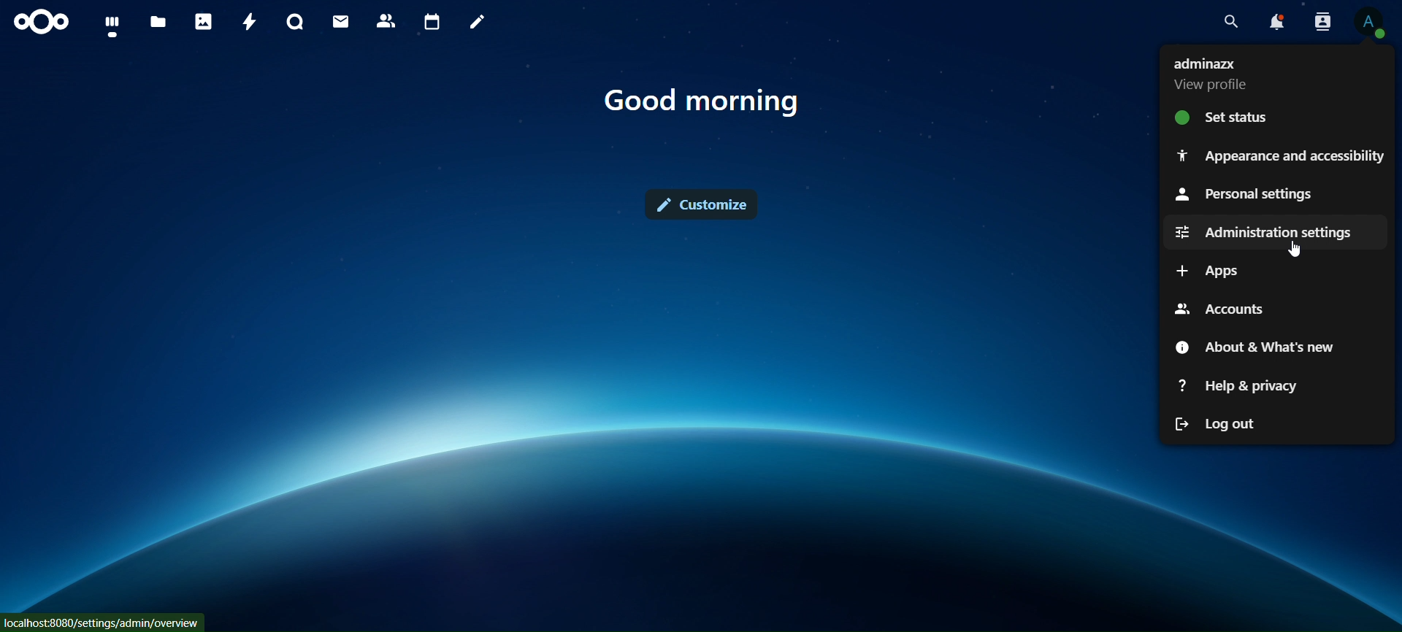 This screenshot has width=1402, height=632. What do you see at coordinates (432, 20) in the screenshot?
I see `calendar` at bounding box center [432, 20].